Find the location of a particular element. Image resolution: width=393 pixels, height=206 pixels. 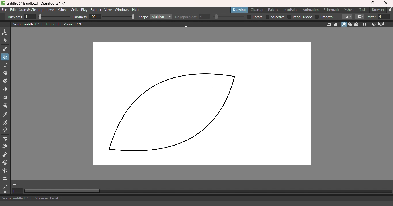

Preview is located at coordinates (373, 24).